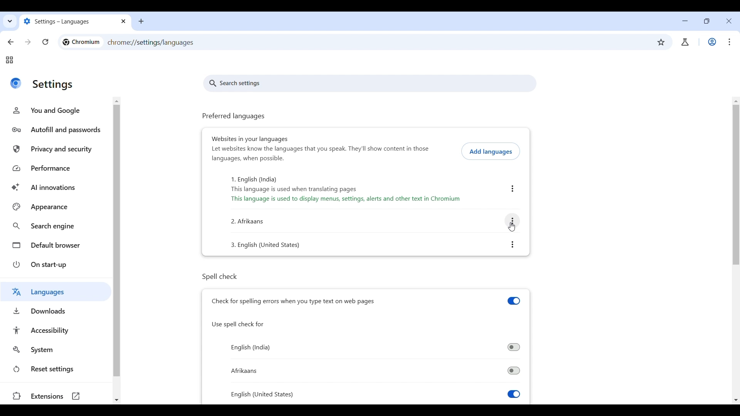  What do you see at coordinates (9, 60) in the screenshot?
I see `Tab groups` at bounding box center [9, 60].